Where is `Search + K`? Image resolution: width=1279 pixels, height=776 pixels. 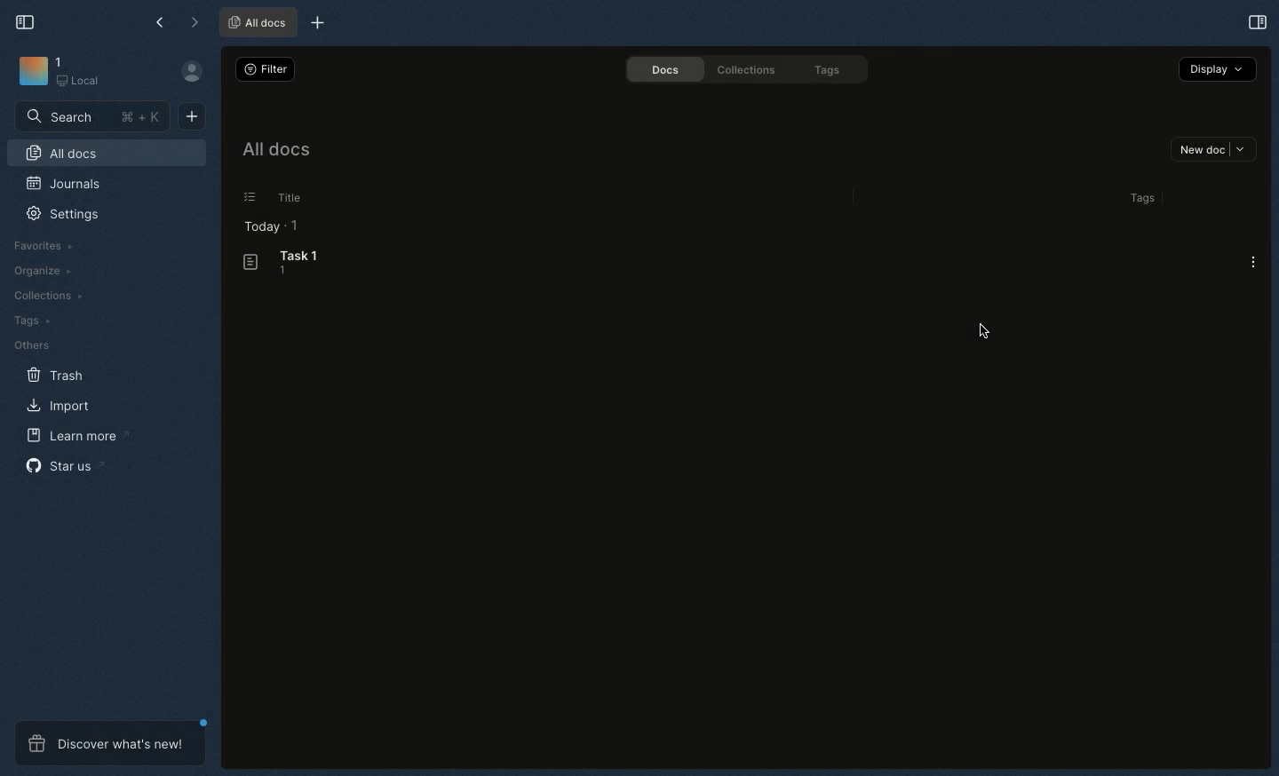 Search + K is located at coordinates (91, 117).